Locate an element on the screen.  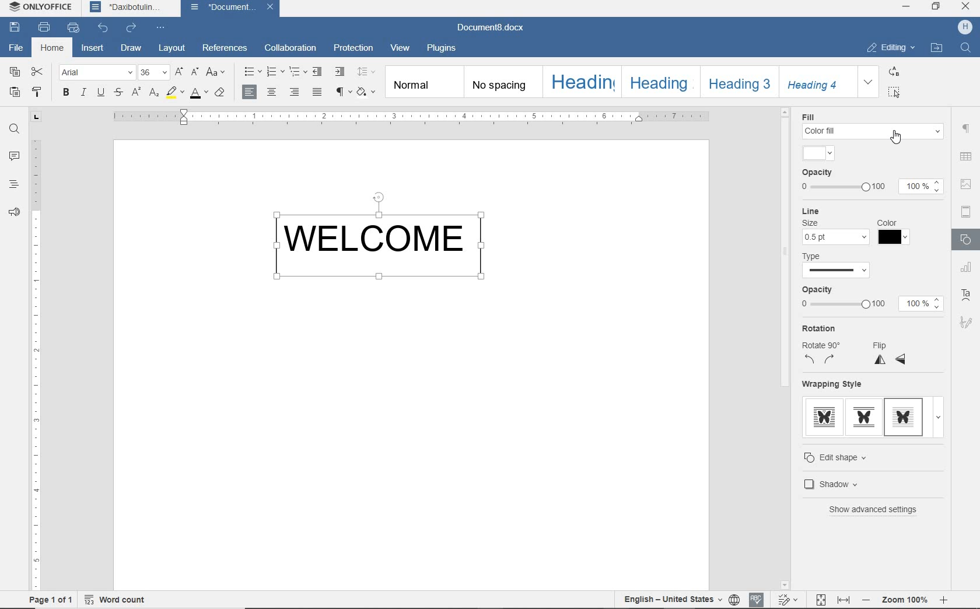
Flip x and y is located at coordinates (891, 360).